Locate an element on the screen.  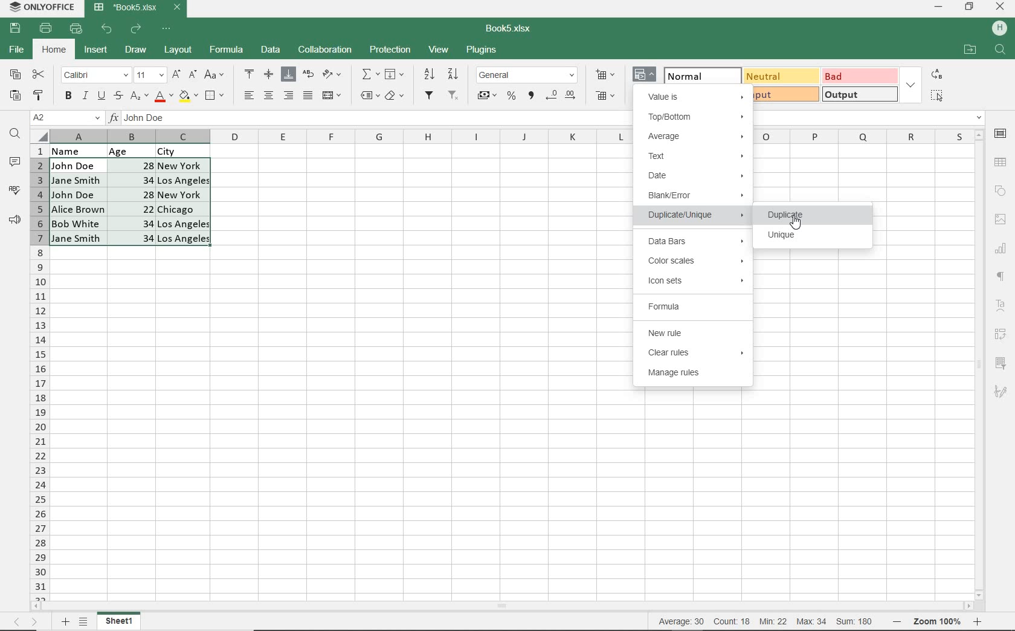
SAVE is located at coordinates (17, 27).